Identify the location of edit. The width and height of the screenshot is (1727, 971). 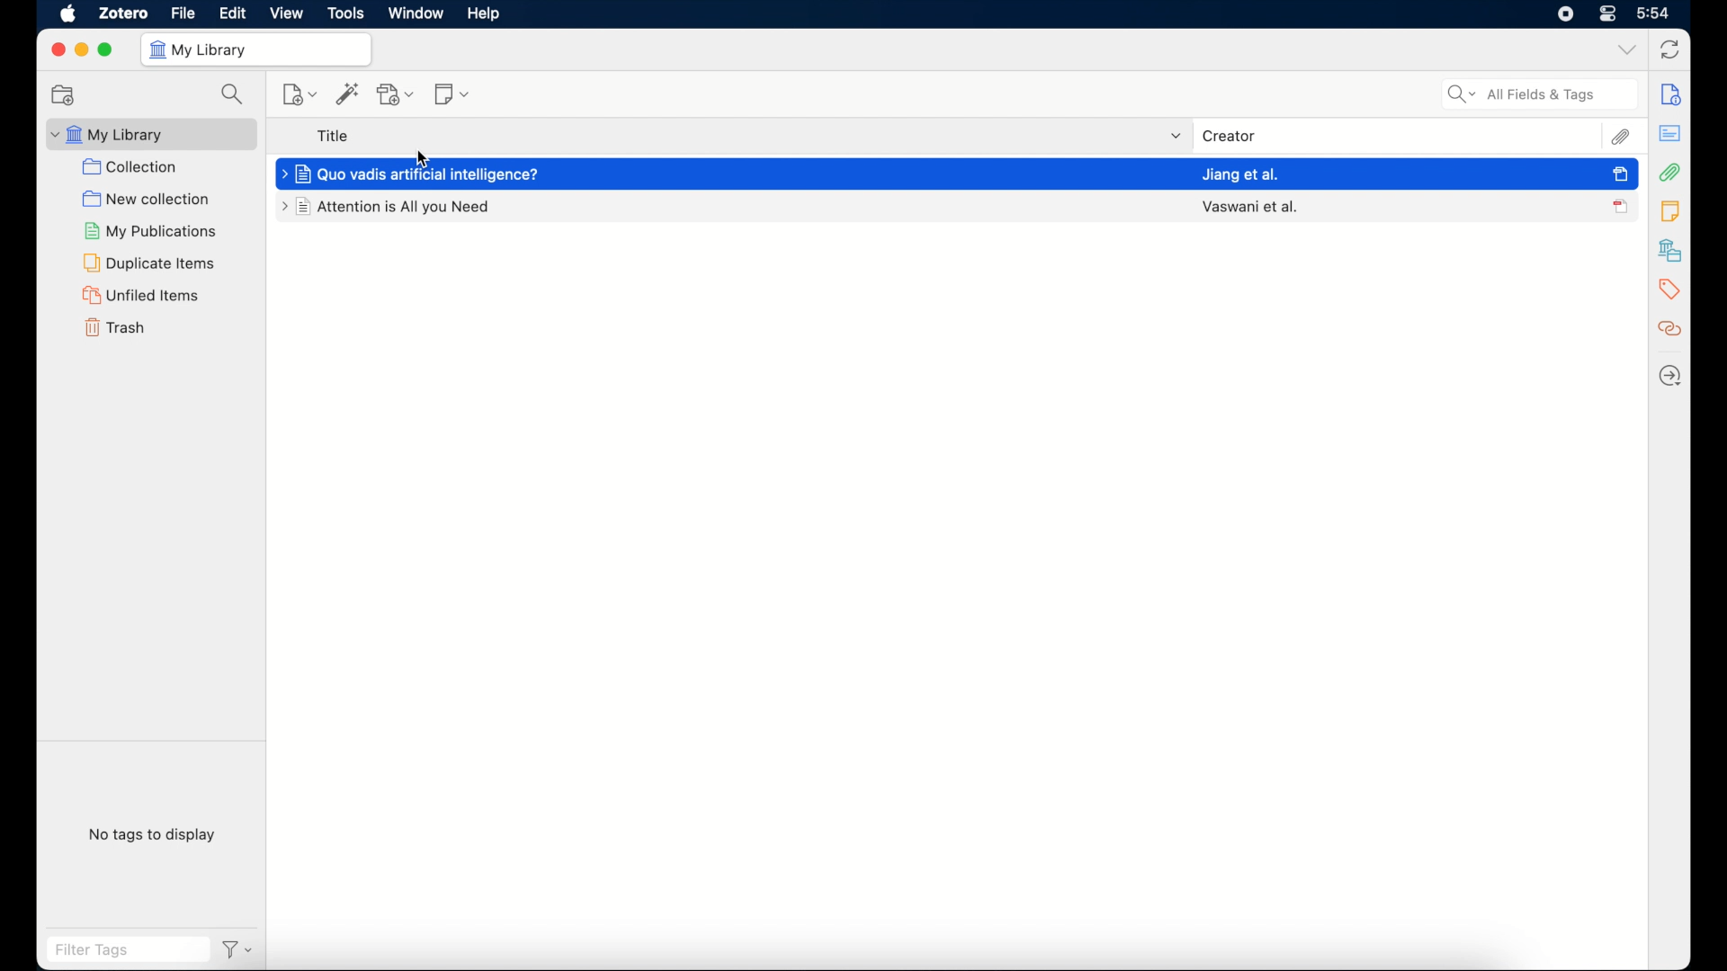
(233, 13).